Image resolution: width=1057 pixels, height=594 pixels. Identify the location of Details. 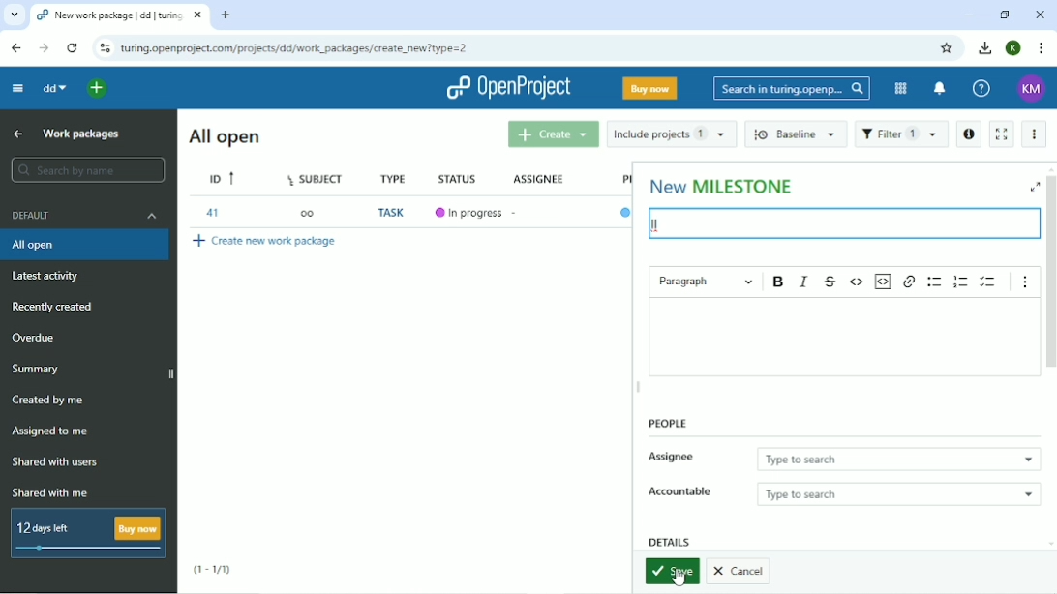
(670, 541).